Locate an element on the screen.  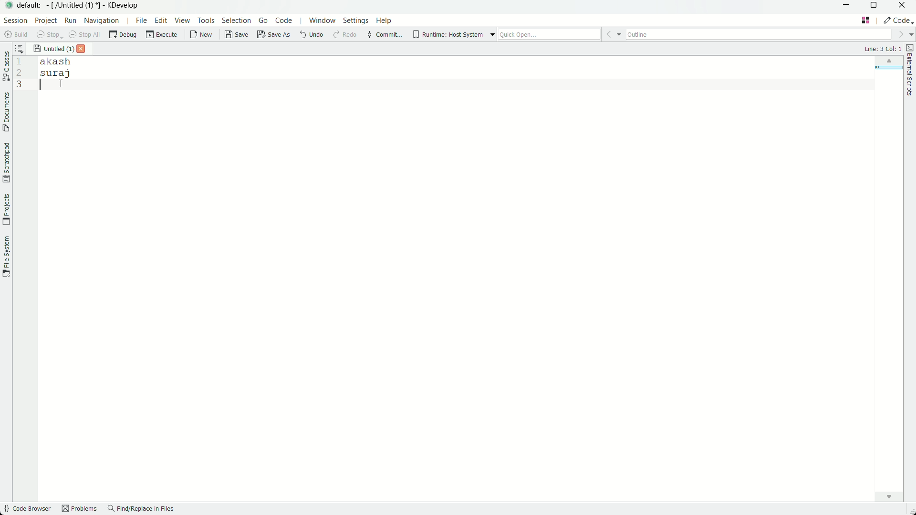
quick open is located at coordinates (560, 34).